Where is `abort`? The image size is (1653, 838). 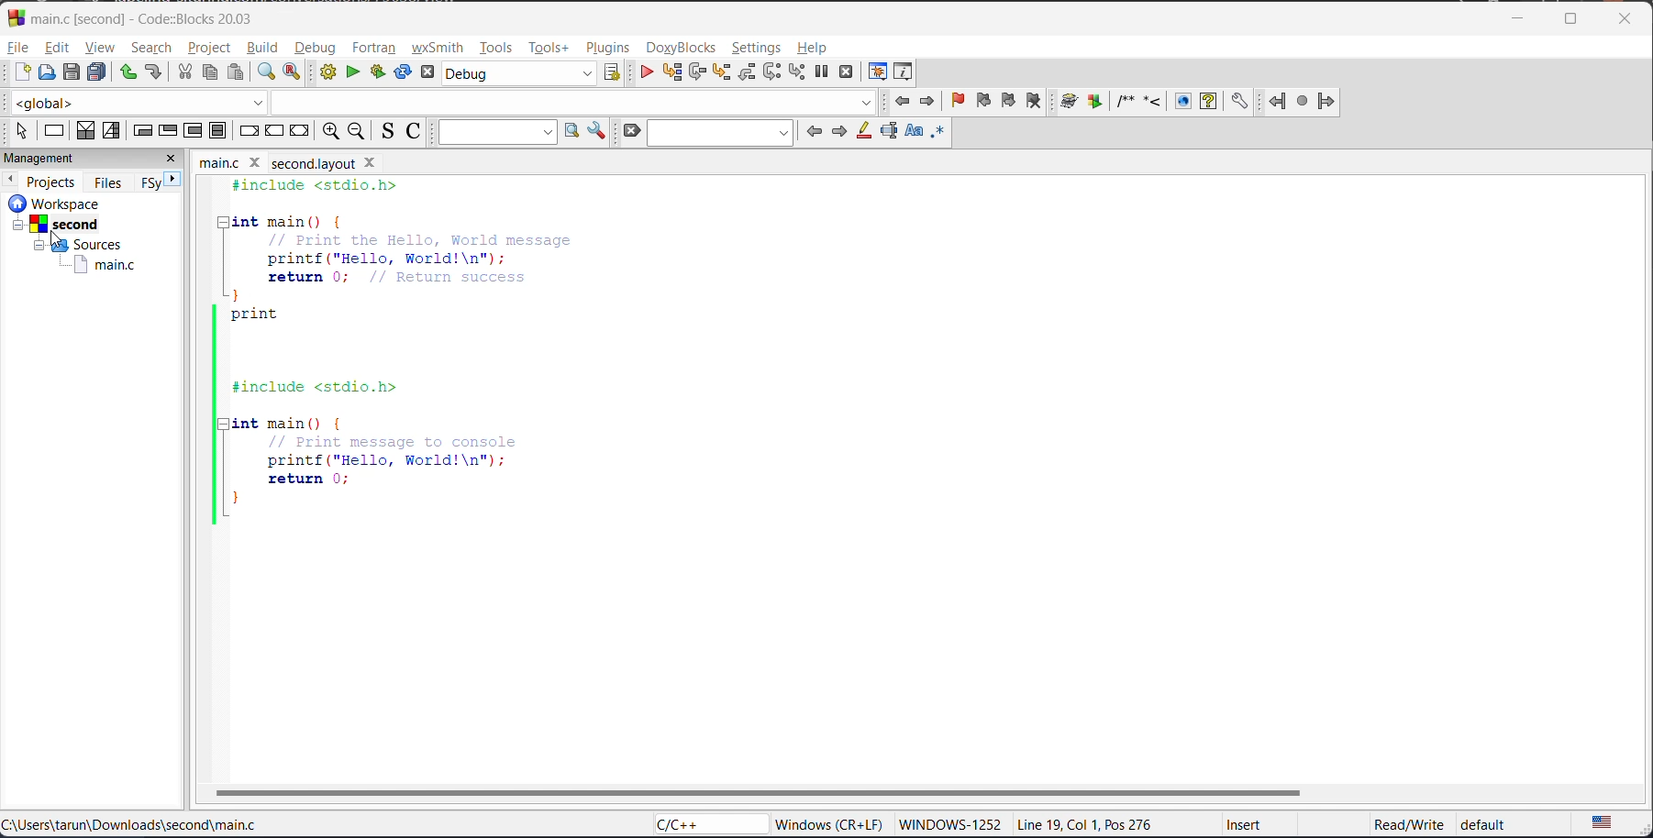 abort is located at coordinates (425, 72).